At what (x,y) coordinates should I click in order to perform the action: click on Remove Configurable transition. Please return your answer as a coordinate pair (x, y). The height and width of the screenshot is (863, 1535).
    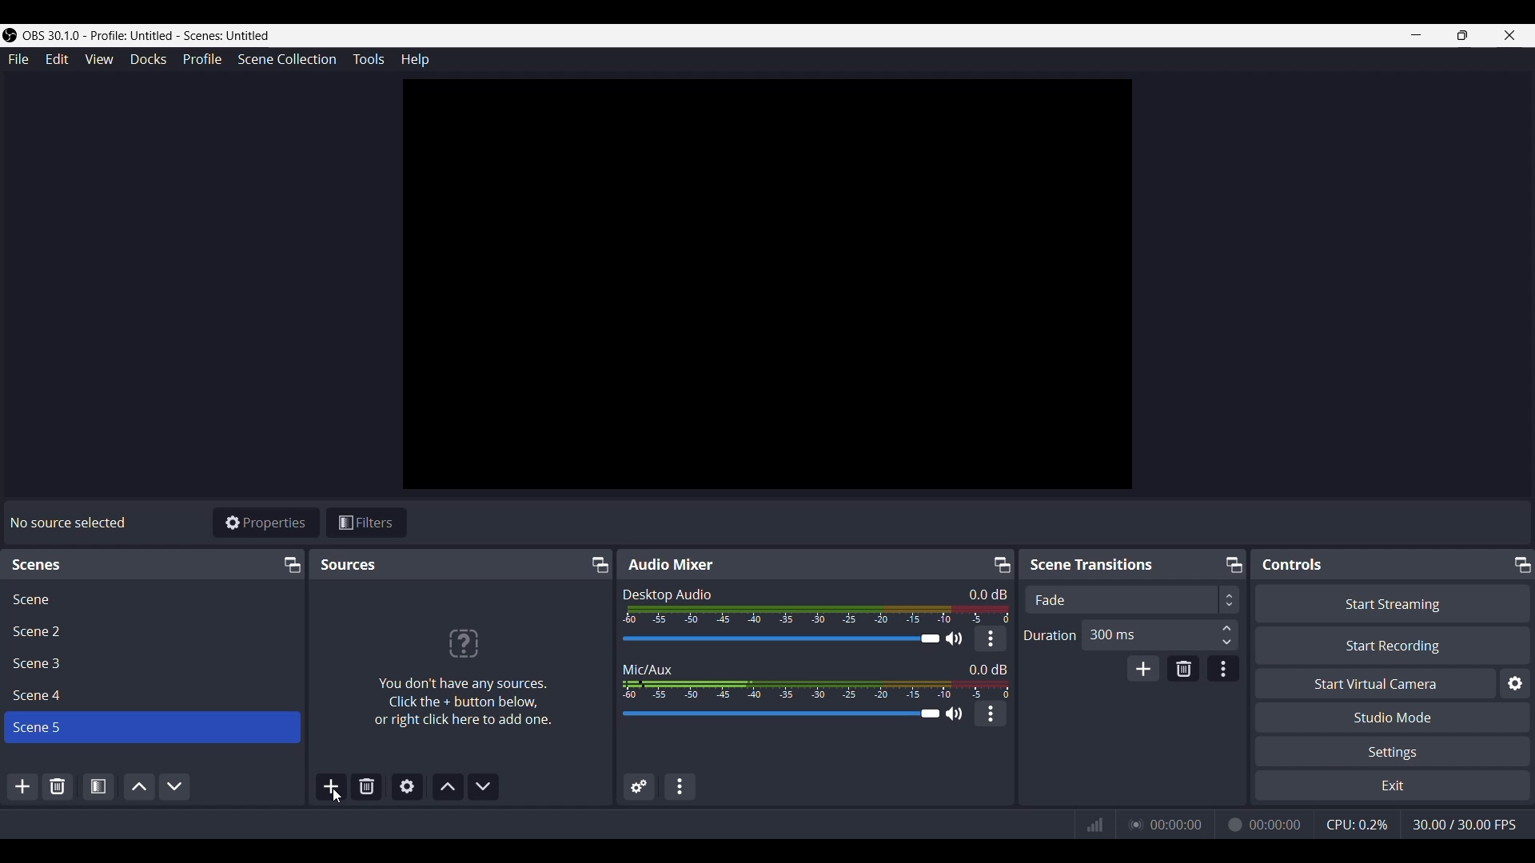
    Looking at the image, I should click on (1183, 668).